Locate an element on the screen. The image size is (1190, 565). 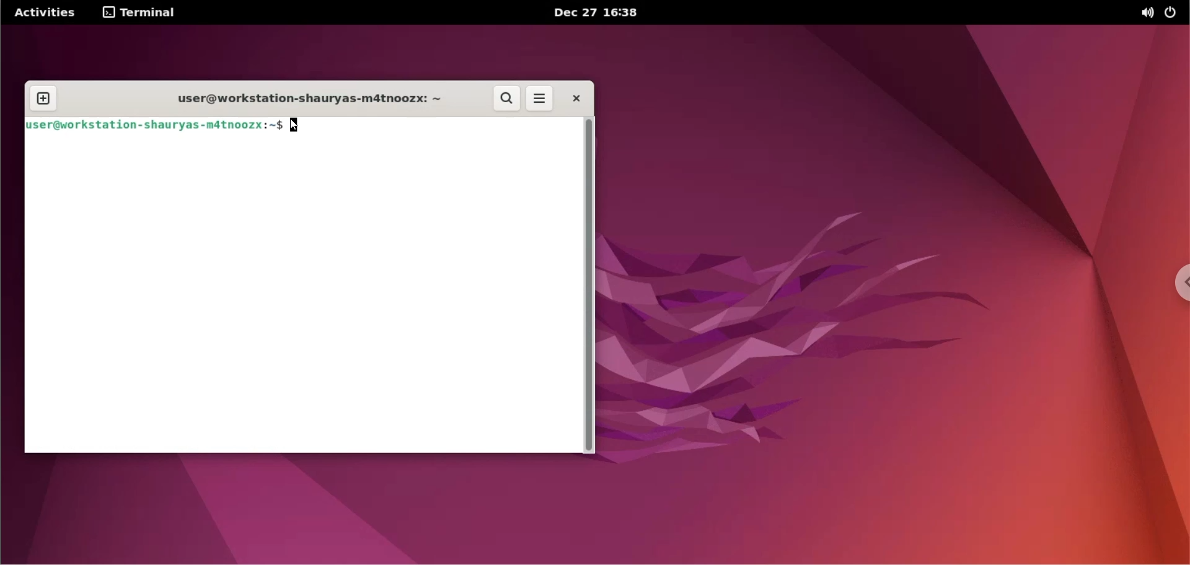
Volume is located at coordinates (1141, 13).